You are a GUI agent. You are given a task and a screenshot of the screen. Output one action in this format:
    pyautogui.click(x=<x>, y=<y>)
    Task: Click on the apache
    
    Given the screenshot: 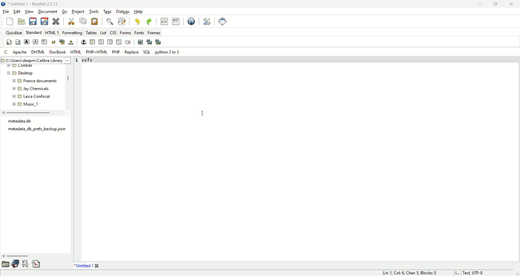 What is the action you would take?
    pyautogui.click(x=20, y=52)
    